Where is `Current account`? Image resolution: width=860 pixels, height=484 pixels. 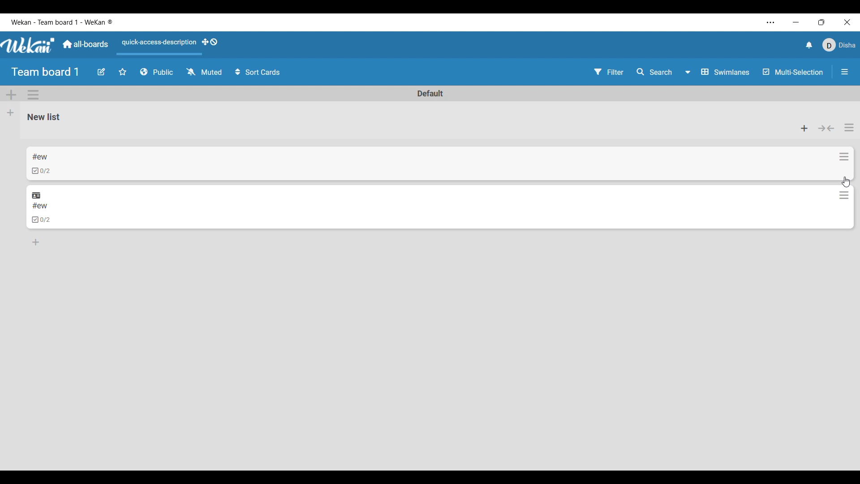
Current account is located at coordinates (838, 45).